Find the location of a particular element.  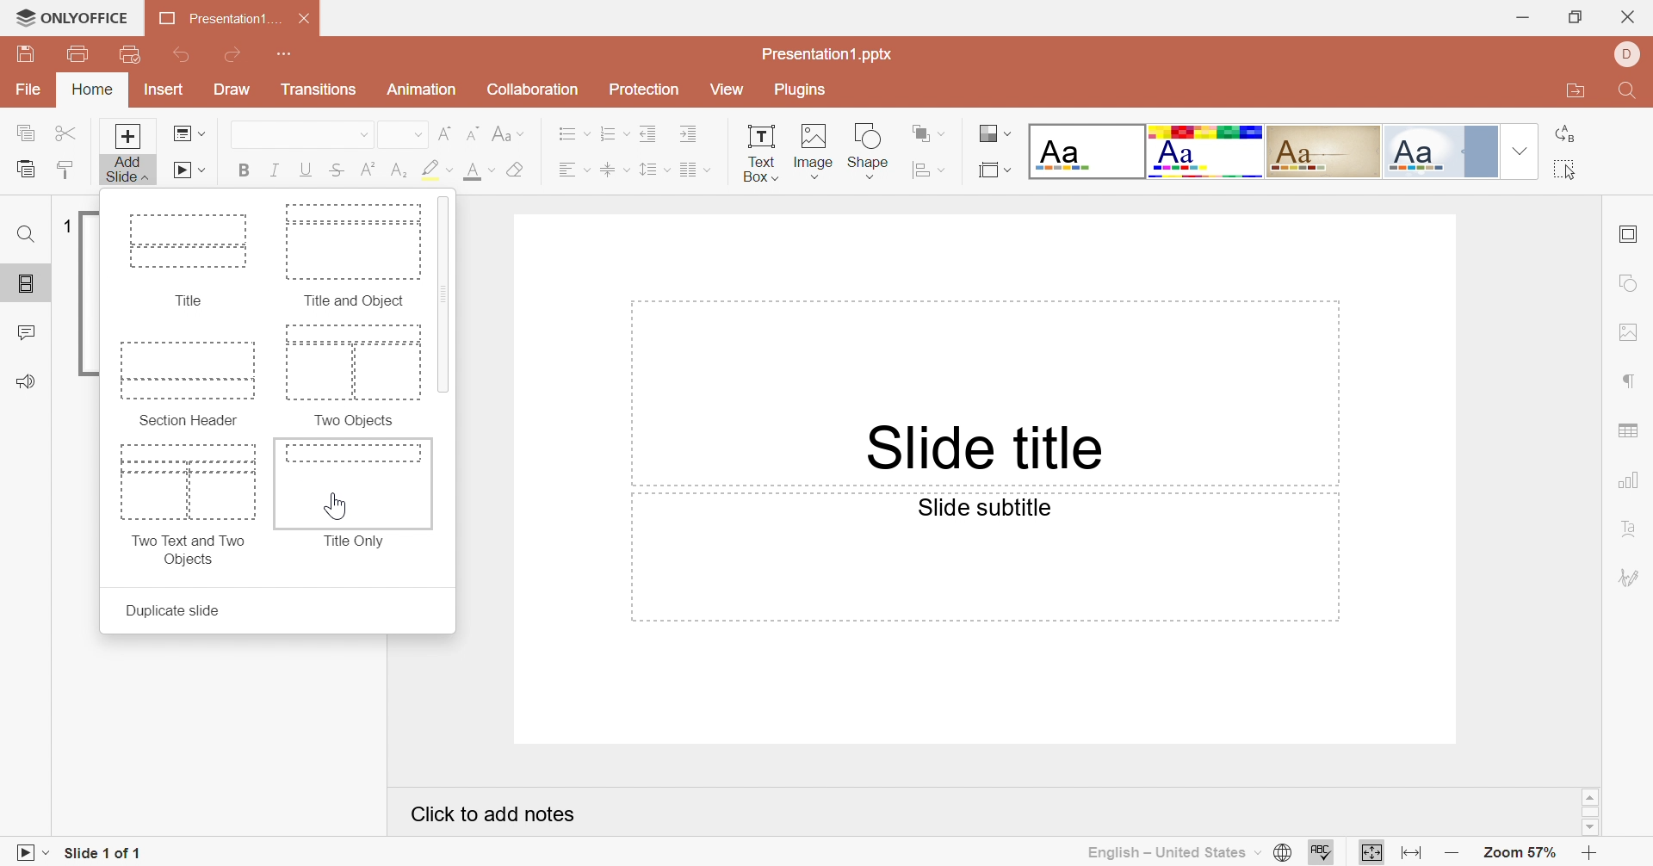

1 is located at coordinates (68, 226).